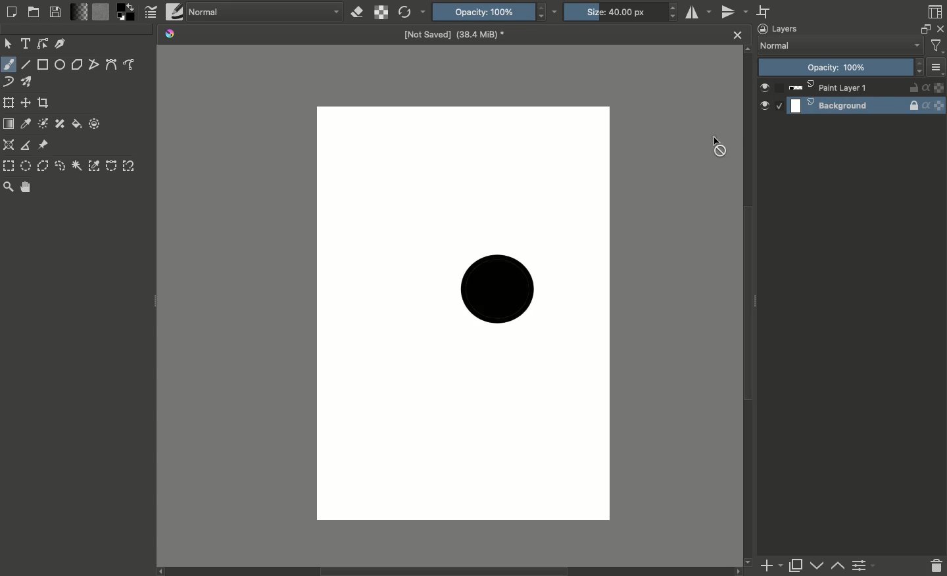 The width and height of the screenshot is (947, 576). Describe the element at coordinates (914, 106) in the screenshot. I see `Locked` at that location.